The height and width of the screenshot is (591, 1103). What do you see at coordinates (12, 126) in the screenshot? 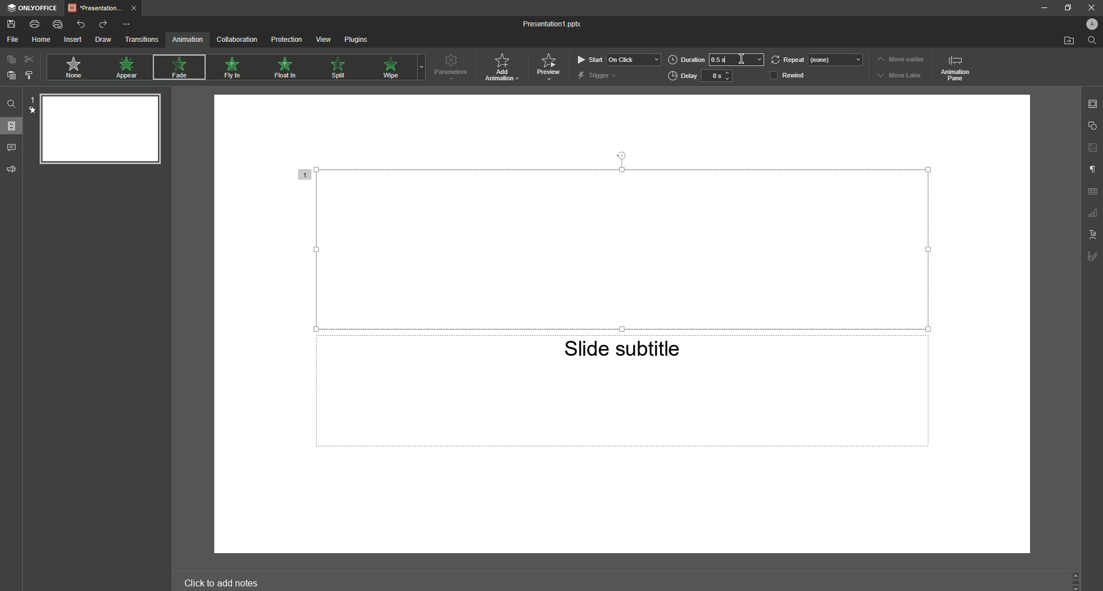
I see `Slides` at bounding box center [12, 126].